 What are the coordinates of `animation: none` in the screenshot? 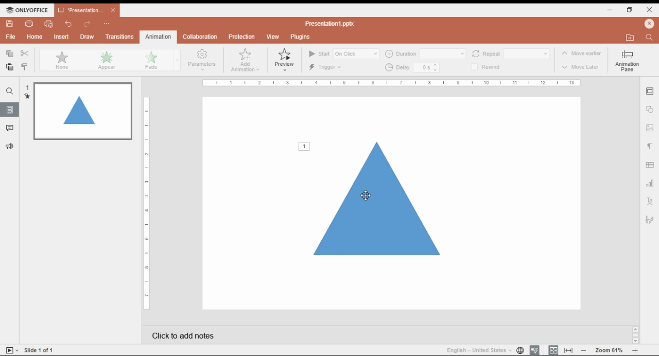 It's located at (61, 60).